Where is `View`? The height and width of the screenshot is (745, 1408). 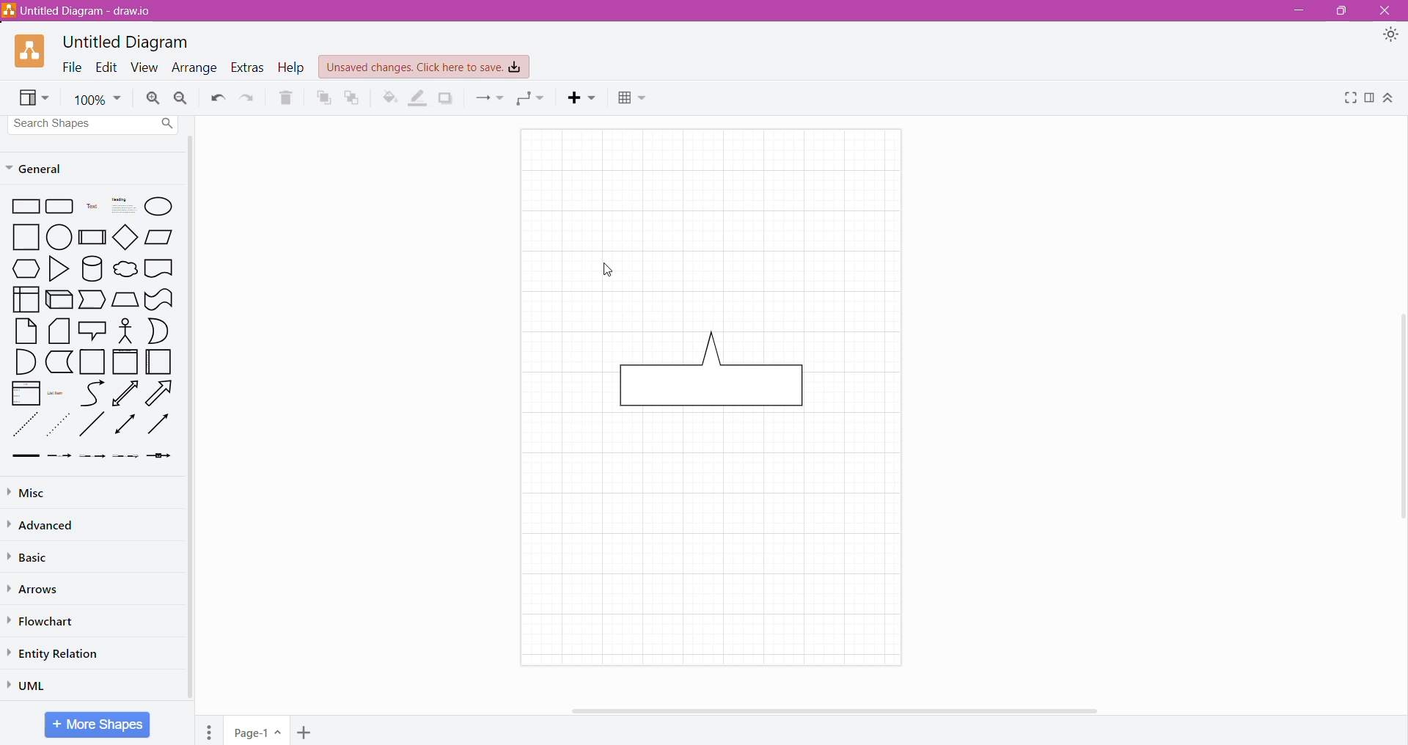
View is located at coordinates (145, 67).